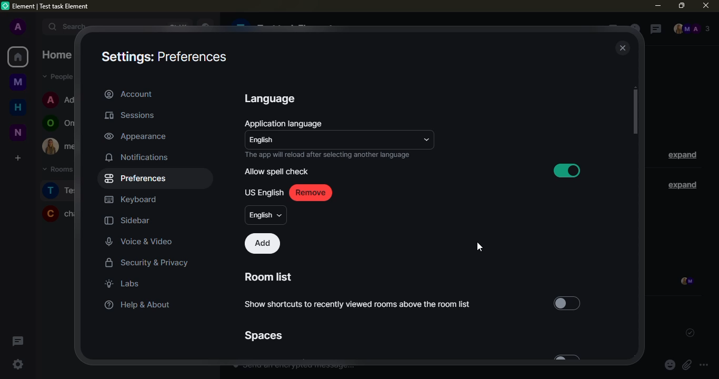  I want to click on labs, so click(122, 283).